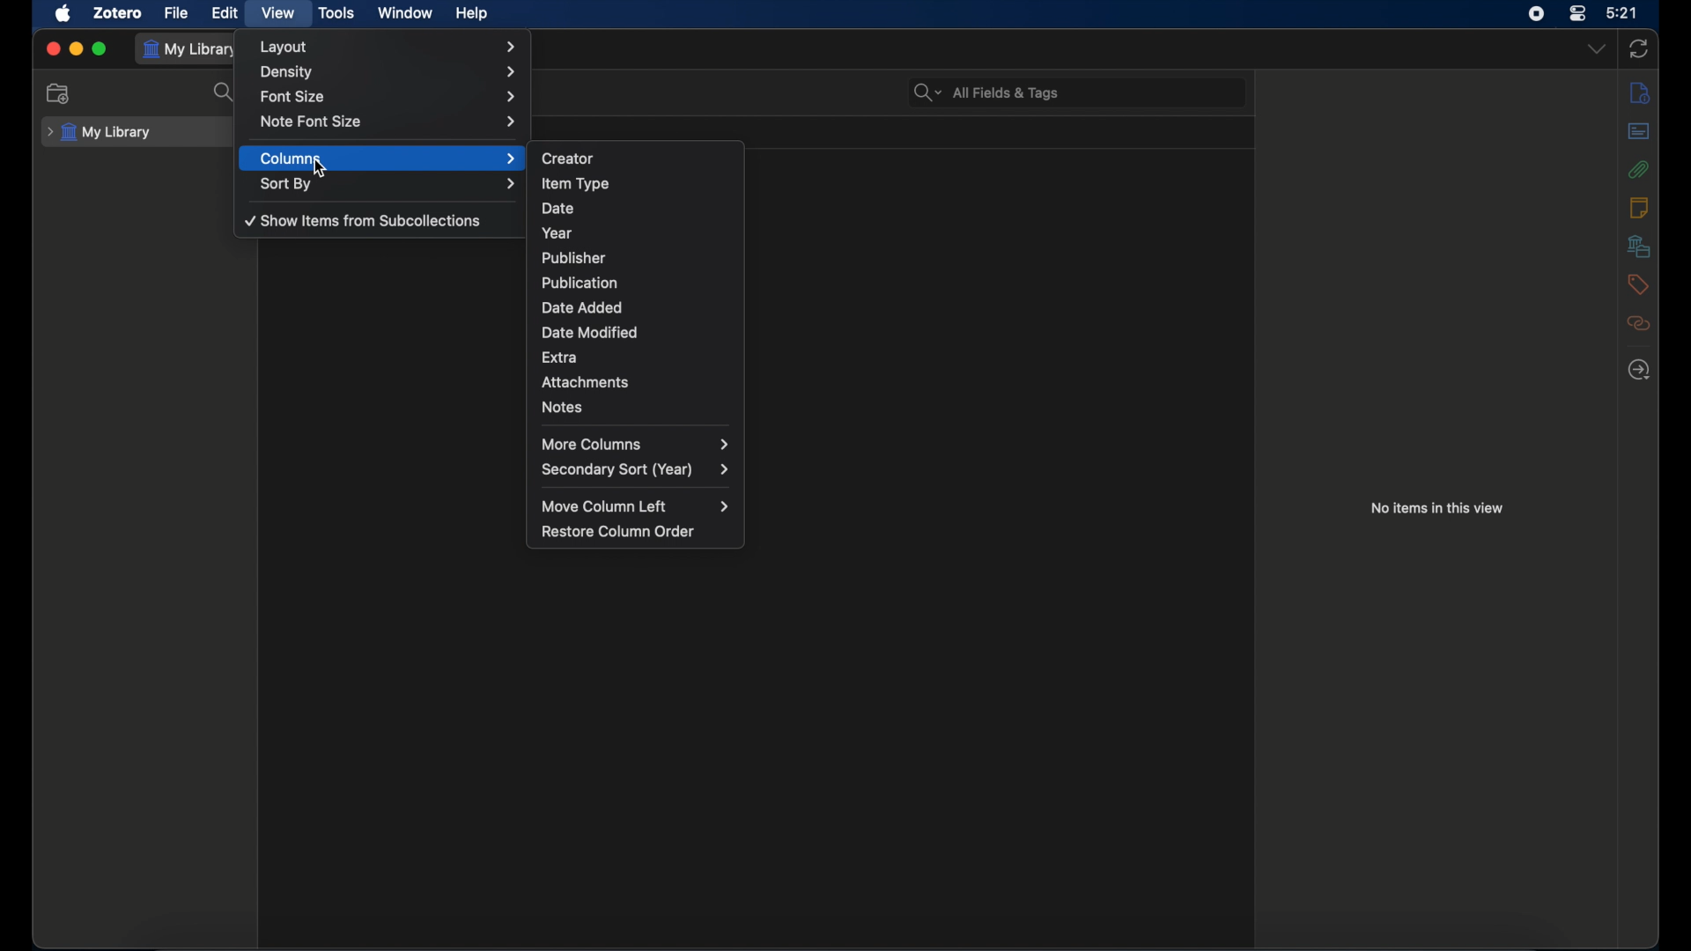 This screenshot has width=1691, height=951. I want to click on date, so click(639, 205).